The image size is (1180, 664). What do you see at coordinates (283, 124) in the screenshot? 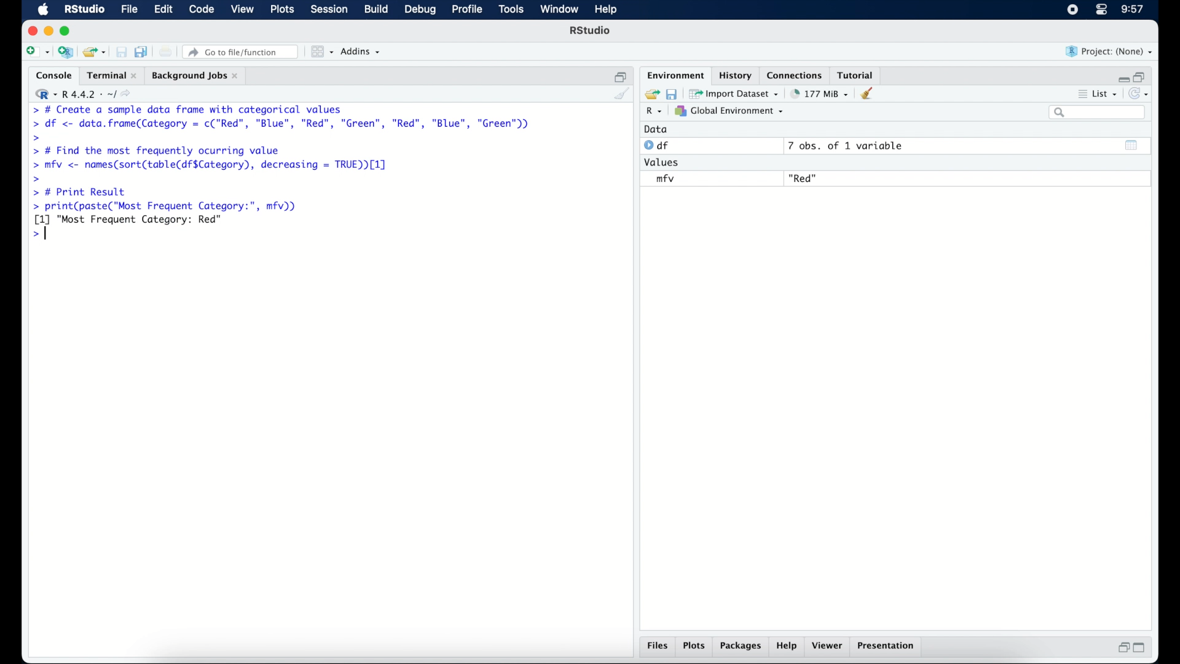
I see `> df <- data.frame(Category = c("Red”, "Blue", "Red", "Green", "Red", "Blue", "Green"))|` at bounding box center [283, 124].